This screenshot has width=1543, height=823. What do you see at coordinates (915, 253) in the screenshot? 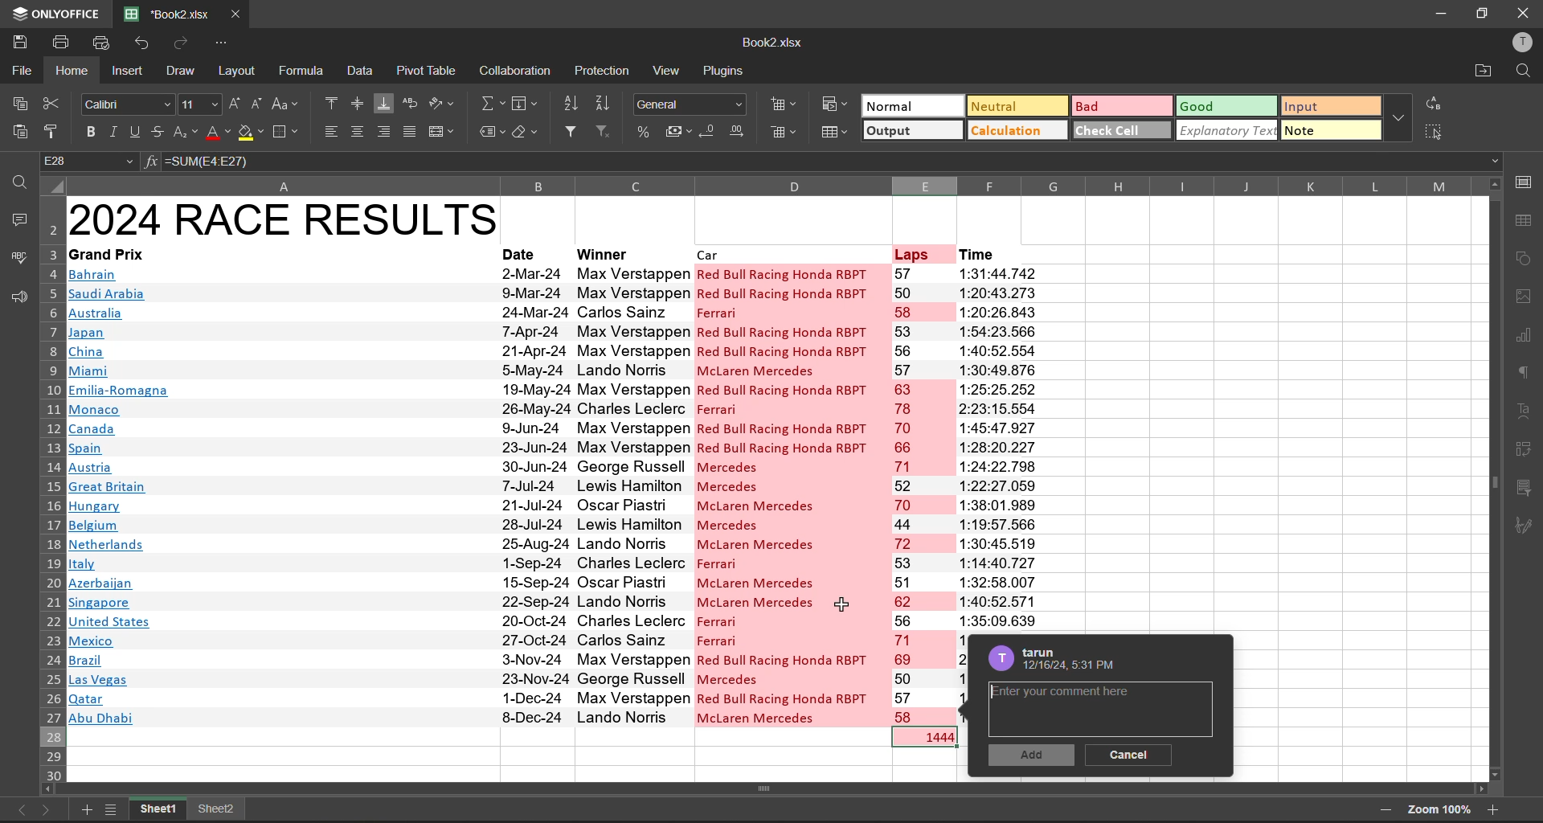
I see `laps` at bounding box center [915, 253].